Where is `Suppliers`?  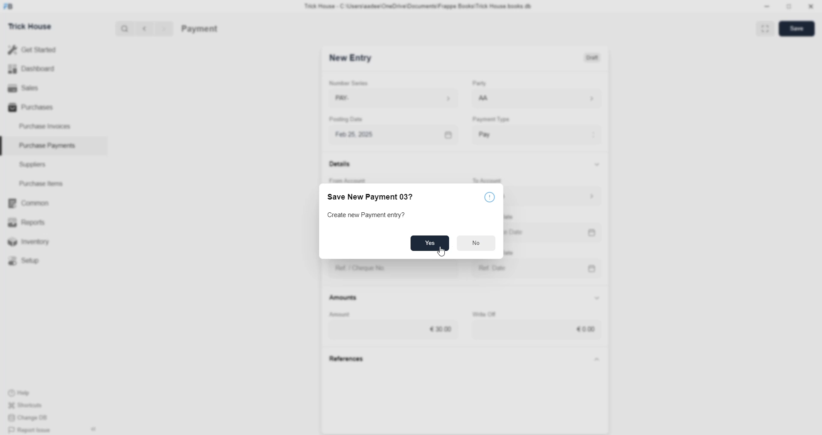
Suppliers is located at coordinates (29, 164).